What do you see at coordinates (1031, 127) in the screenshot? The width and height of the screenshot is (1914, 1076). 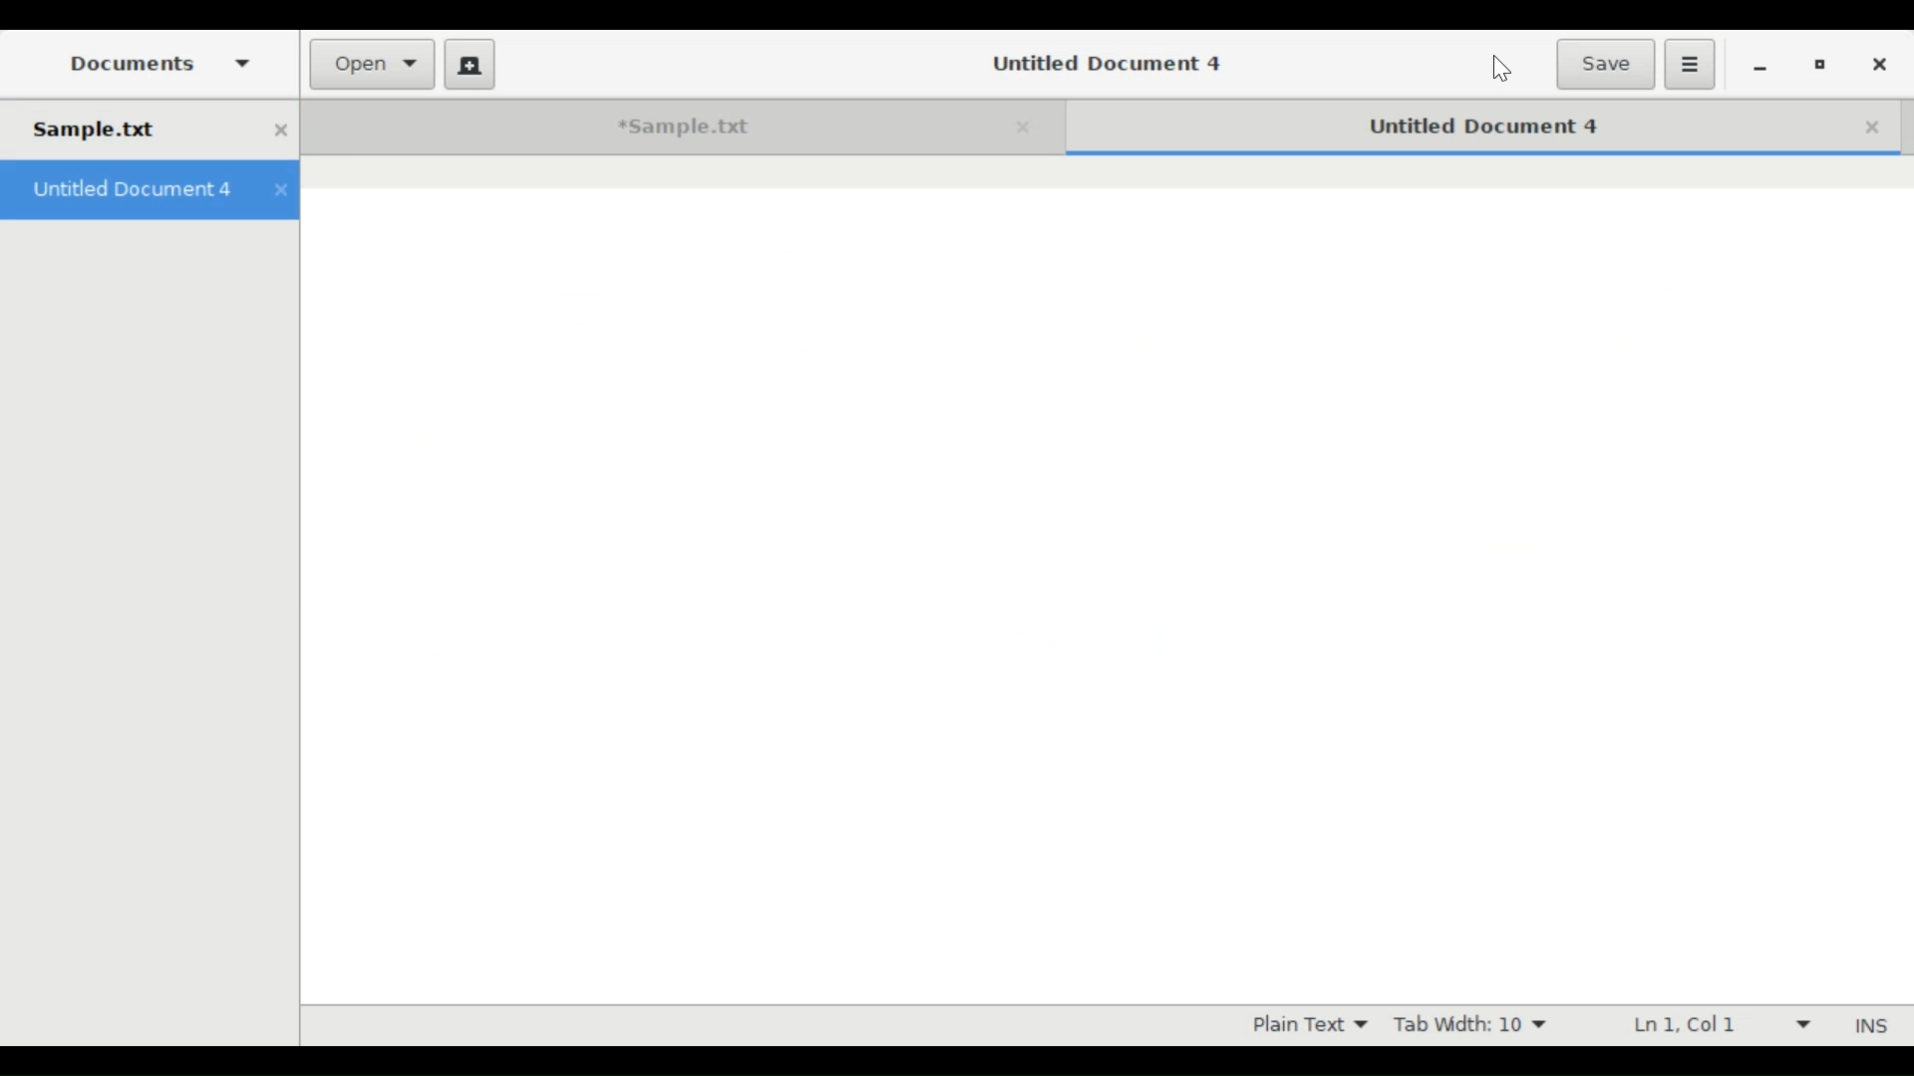 I see `close` at bounding box center [1031, 127].